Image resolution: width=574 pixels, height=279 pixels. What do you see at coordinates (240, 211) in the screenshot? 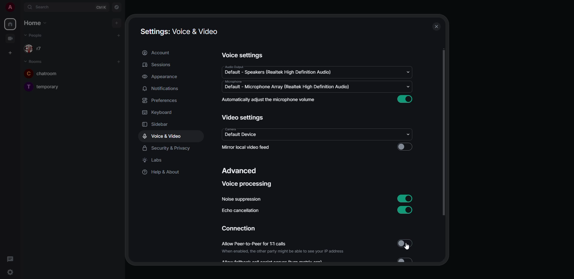
I see `echo cancellation` at bounding box center [240, 211].